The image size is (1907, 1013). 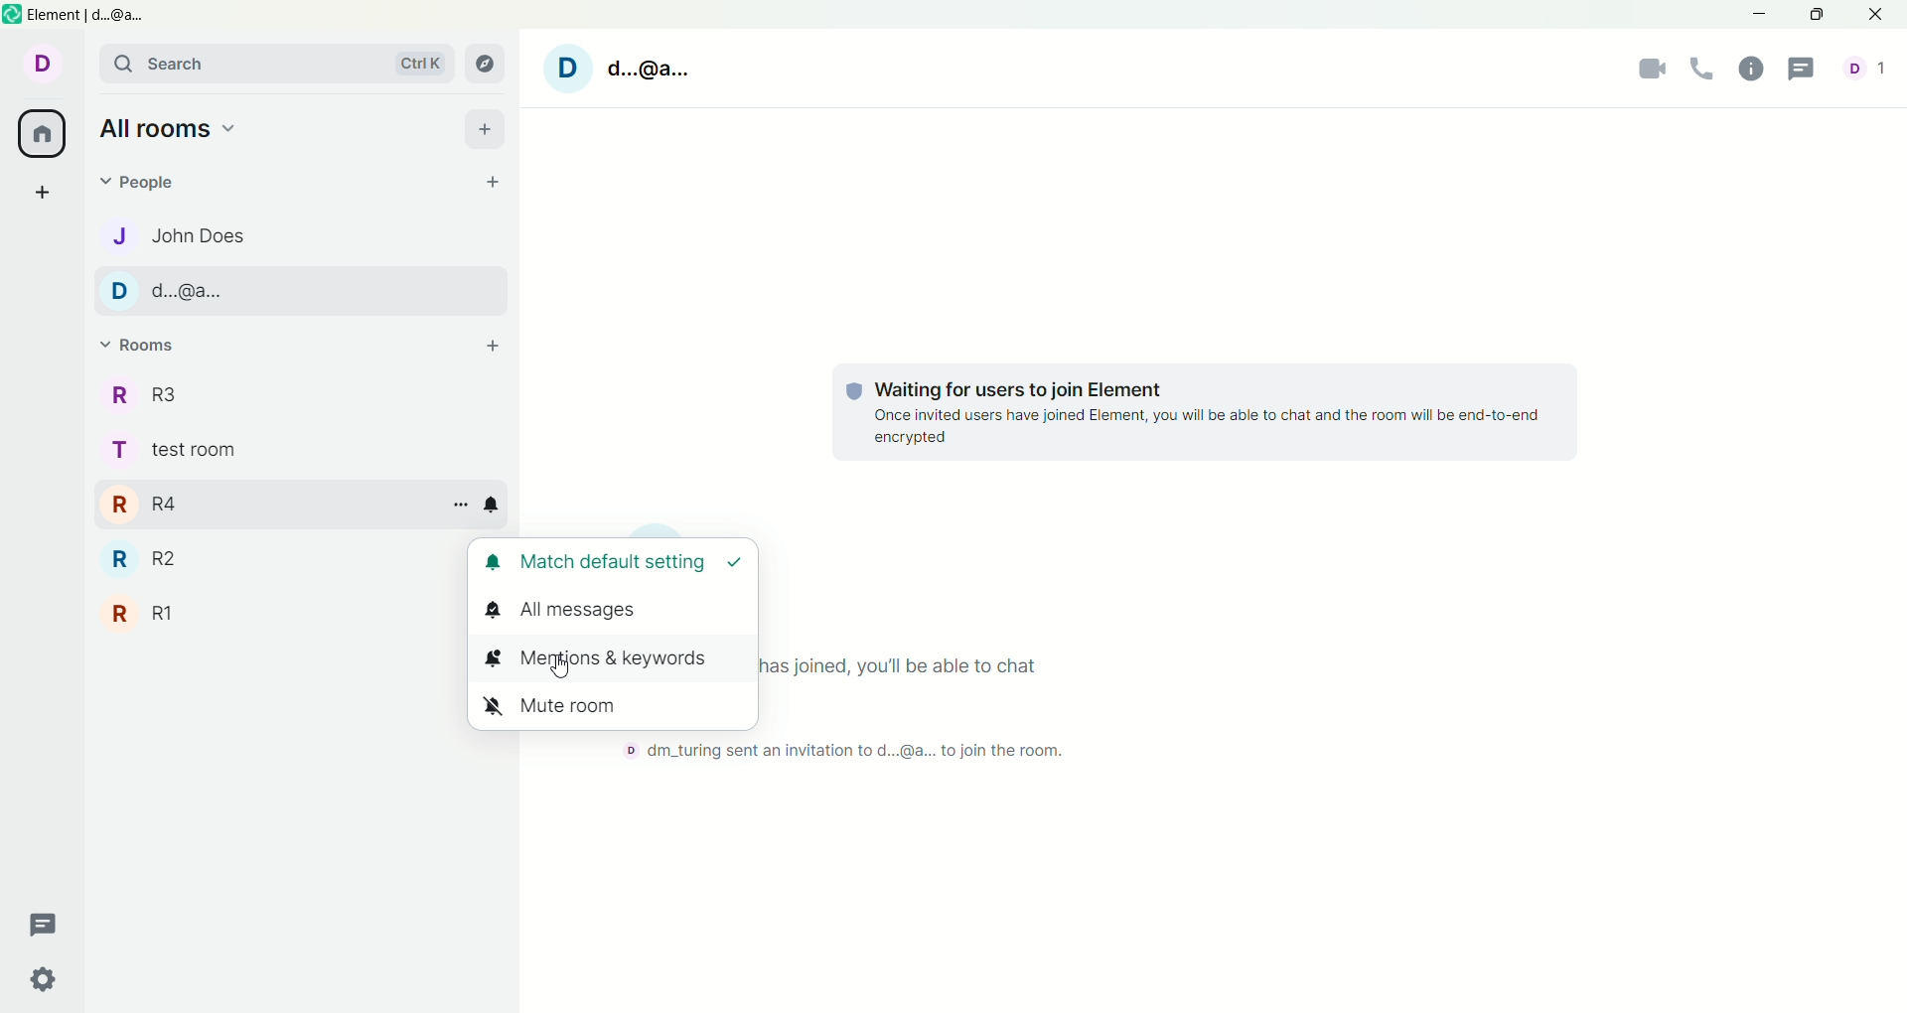 I want to click on Once invited users have joined Element, you will be able to chat and the room will be end-to-end encrypted, so click(x=1206, y=427).